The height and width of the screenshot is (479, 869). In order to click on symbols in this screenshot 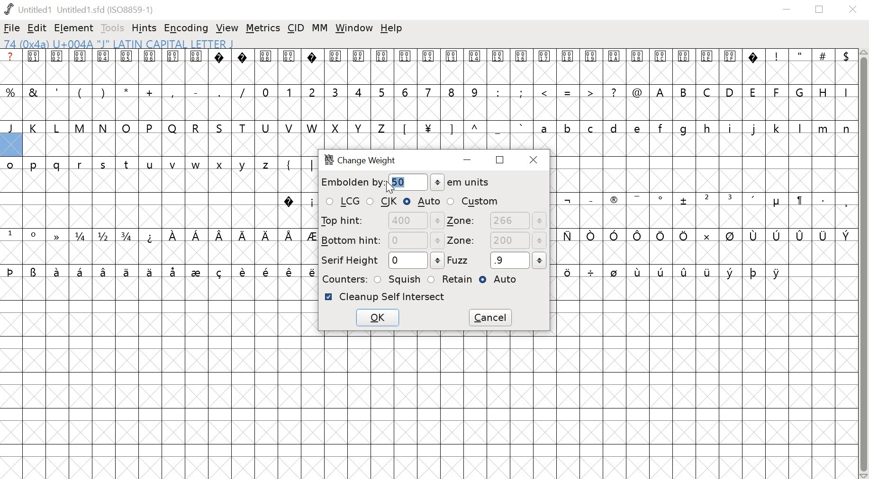, I will do `click(230, 236)`.